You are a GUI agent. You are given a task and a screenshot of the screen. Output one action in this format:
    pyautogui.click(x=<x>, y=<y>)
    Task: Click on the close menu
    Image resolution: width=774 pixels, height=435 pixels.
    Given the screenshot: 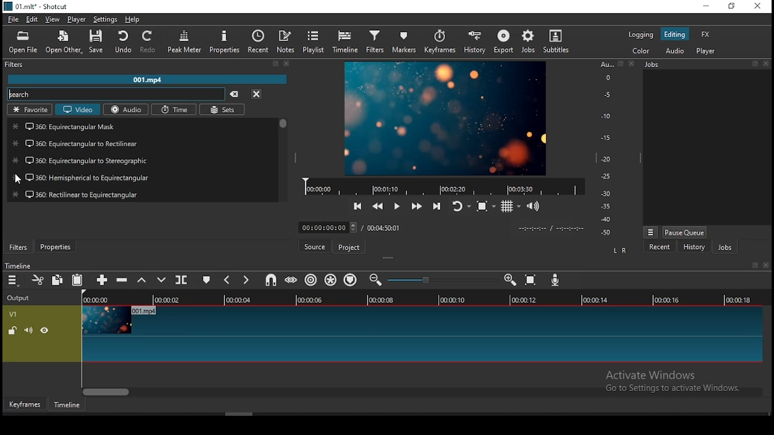 What is the action you would take?
    pyautogui.click(x=256, y=94)
    